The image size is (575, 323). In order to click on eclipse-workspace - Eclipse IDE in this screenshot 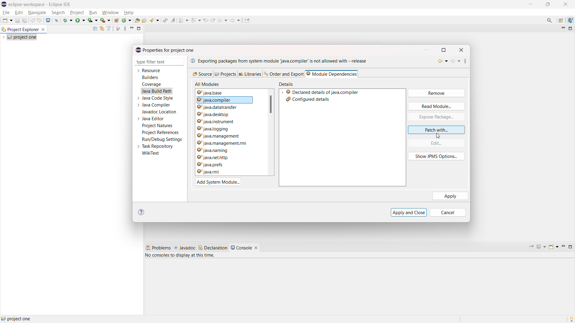, I will do `click(40, 4)`.